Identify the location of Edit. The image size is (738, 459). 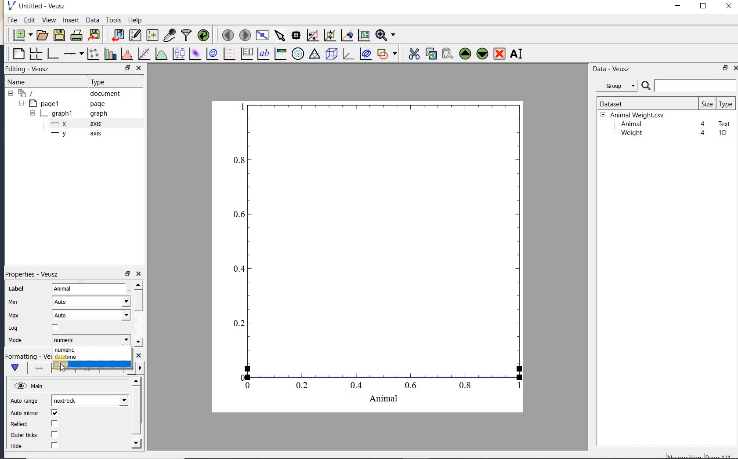
(28, 21).